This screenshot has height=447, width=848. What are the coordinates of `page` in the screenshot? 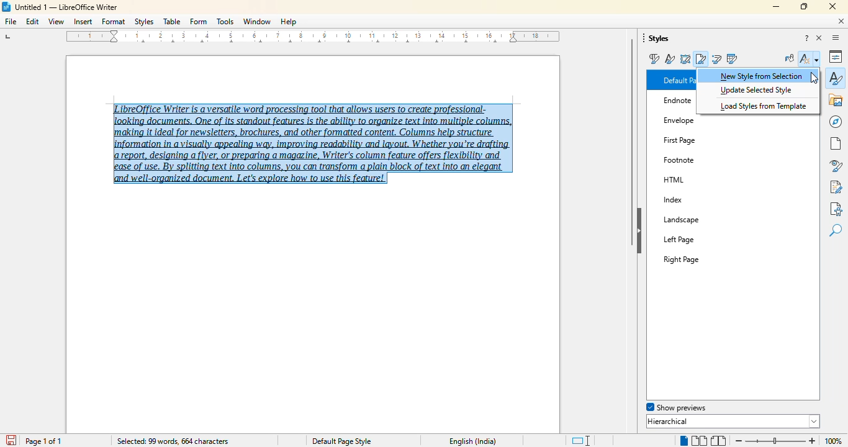 It's located at (836, 143).